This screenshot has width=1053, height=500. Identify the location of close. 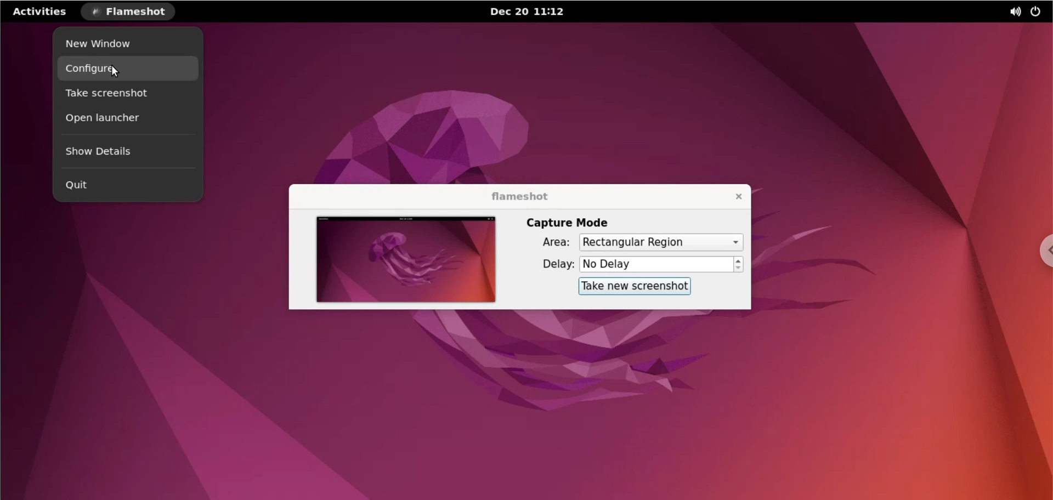
(731, 196).